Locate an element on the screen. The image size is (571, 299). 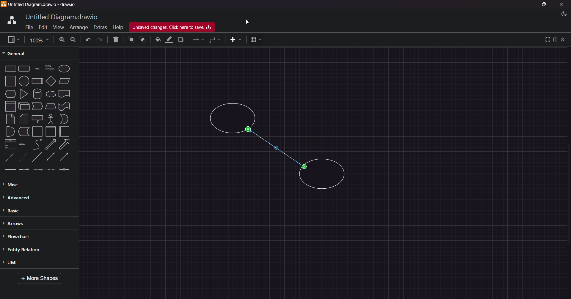
Arrange is located at coordinates (77, 28).